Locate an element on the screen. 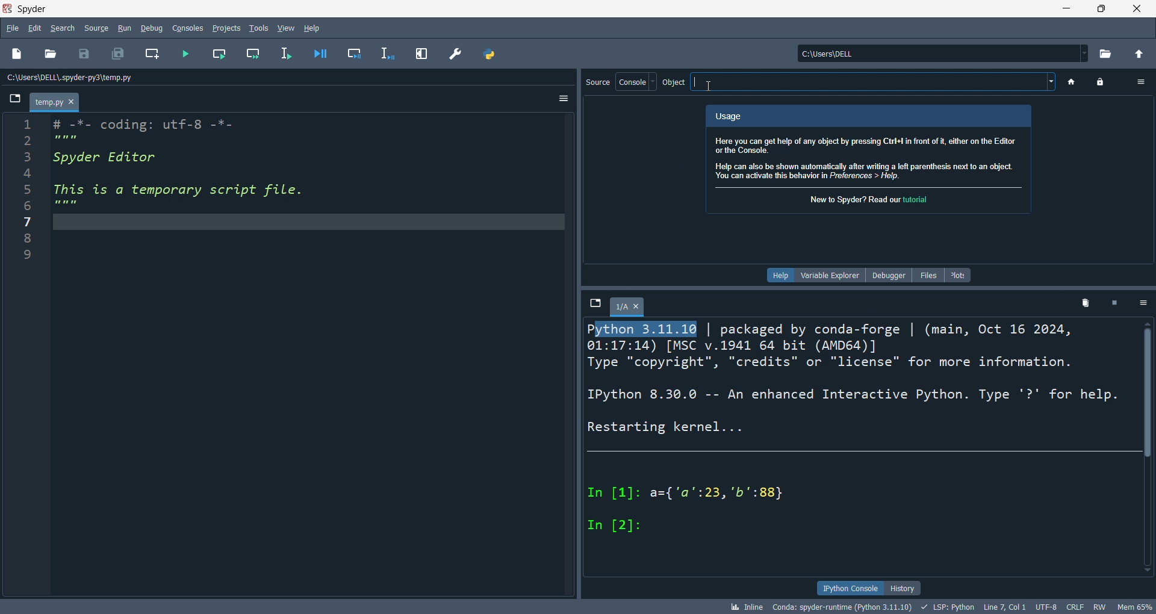 The height and width of the screenshot is (614, 1156). Spyder is located at coordinates (31, 8).